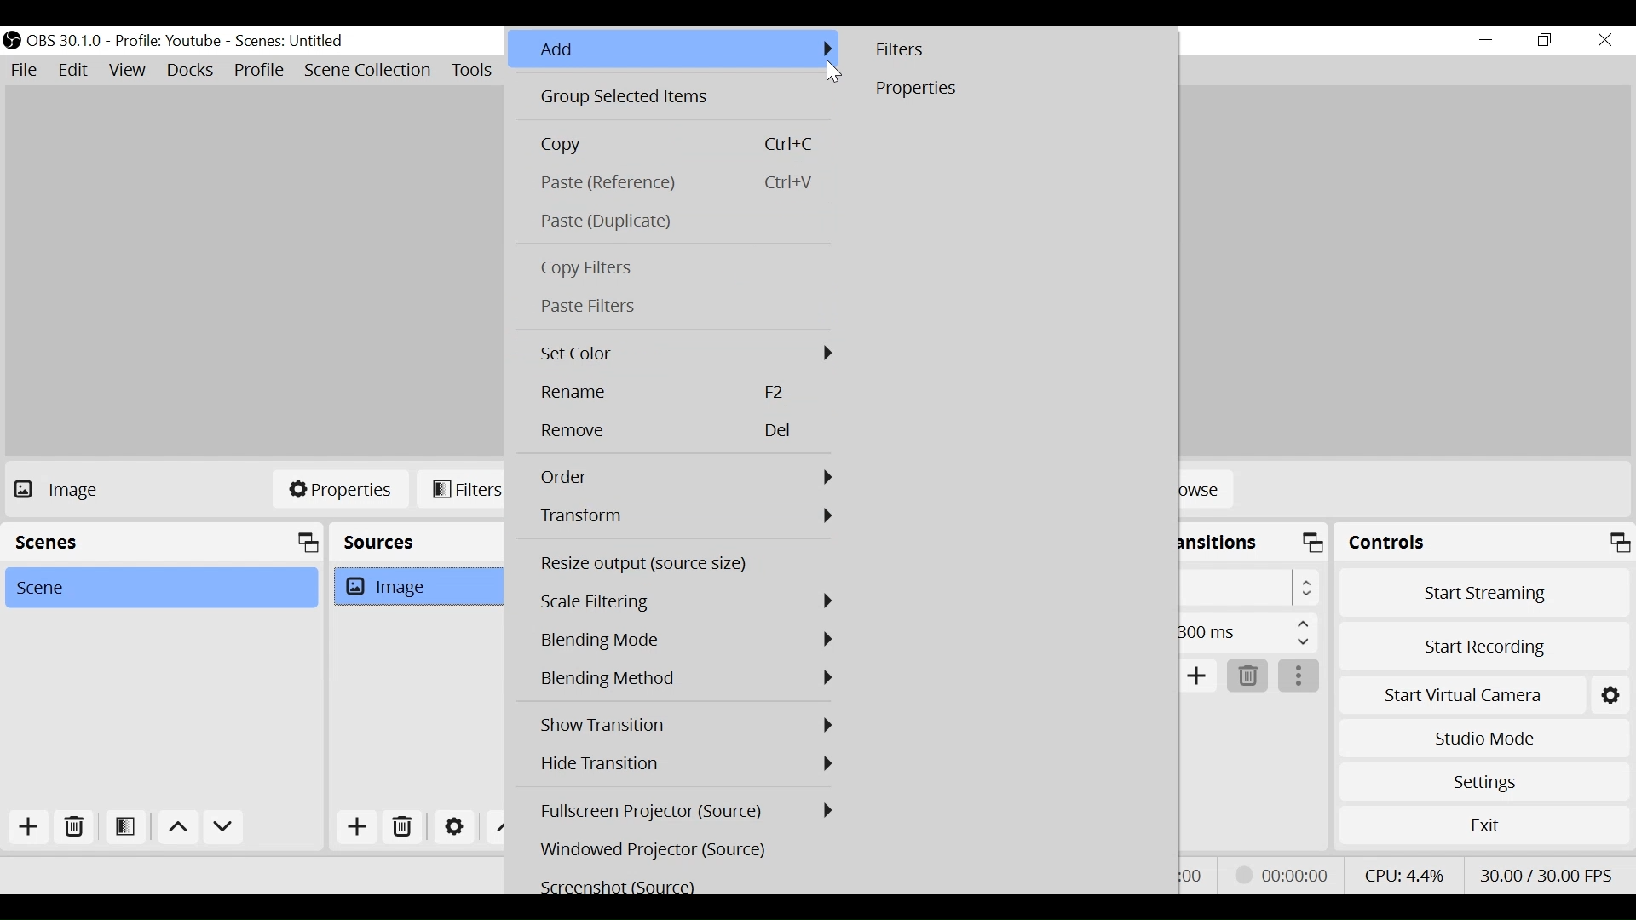  Describe the element at coordinates (64, 42) in the screenshot. I see `OBS Version` at that location.